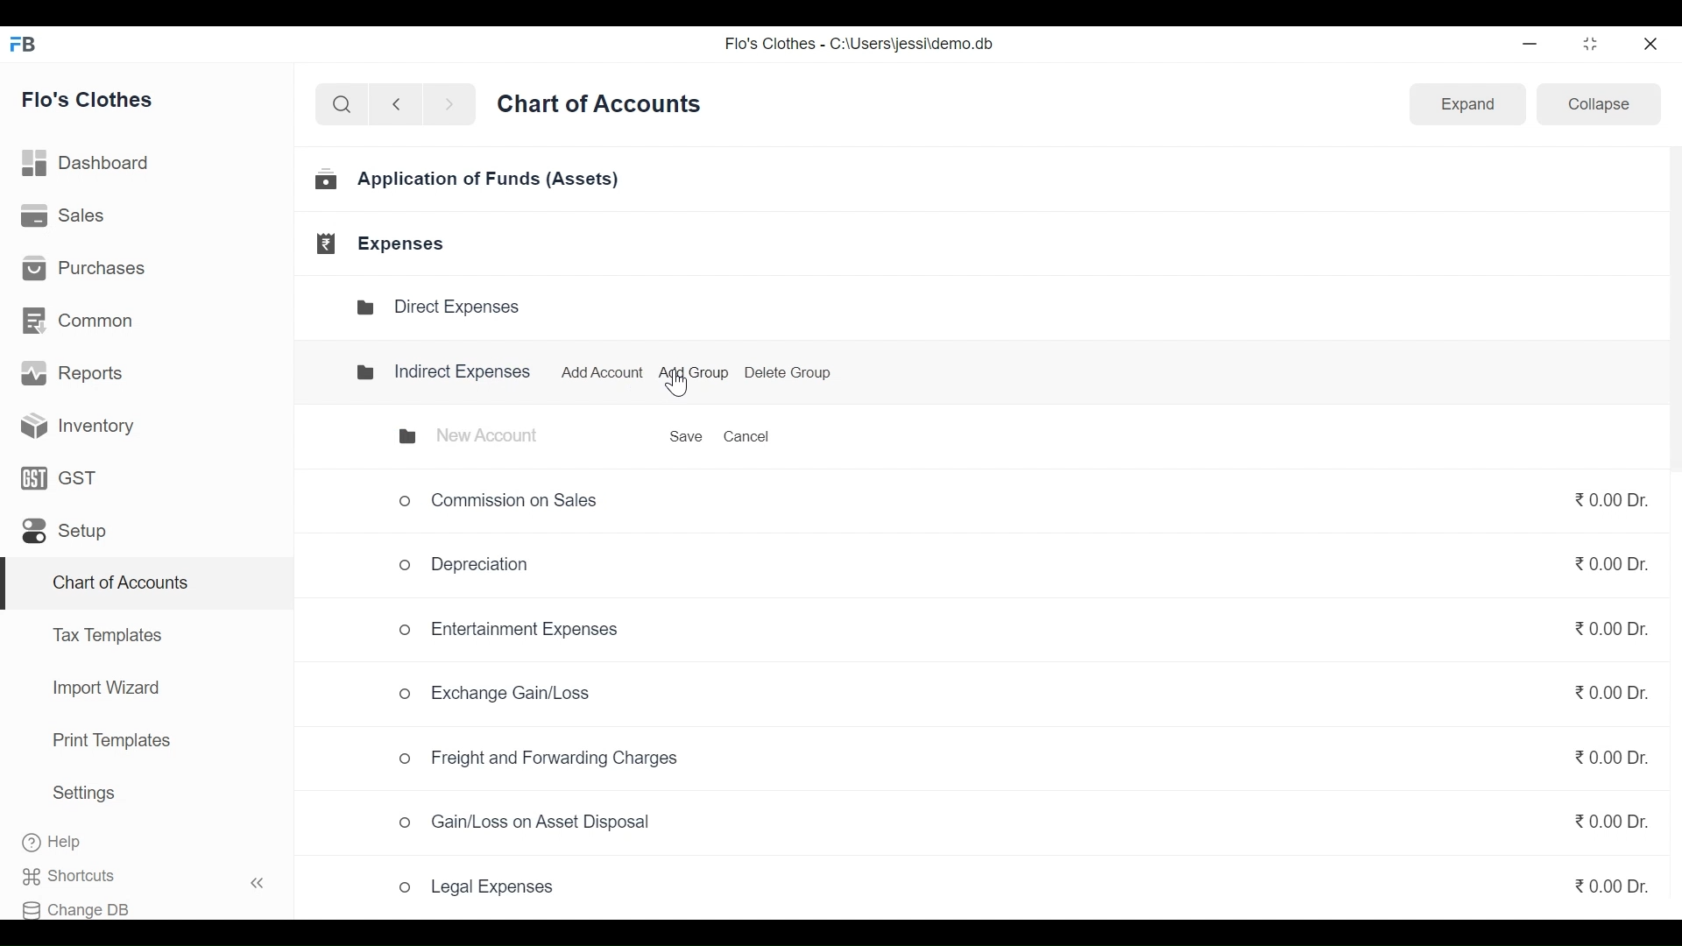 Image resolution: width=1682 pixels, height=946 pixels. I want to click on Import Wizard, so click(101, 690).